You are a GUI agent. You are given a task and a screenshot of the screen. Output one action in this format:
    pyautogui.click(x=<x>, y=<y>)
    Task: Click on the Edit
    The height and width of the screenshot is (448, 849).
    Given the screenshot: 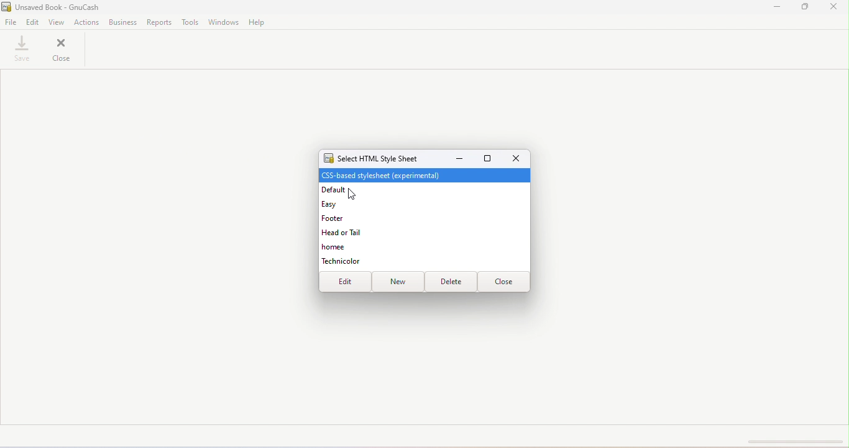 What is the action you would take?
    pyautogui.click(x=344, y=282)
    